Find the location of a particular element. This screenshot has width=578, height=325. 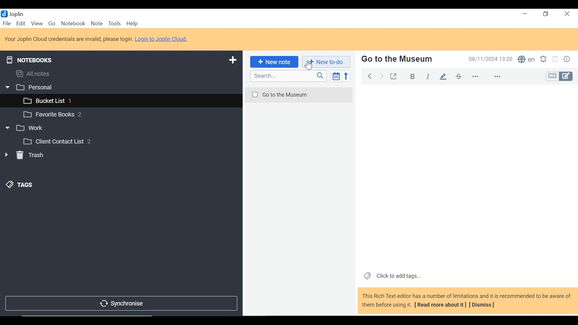

Spell Checker is located at coordinates (527, 60).